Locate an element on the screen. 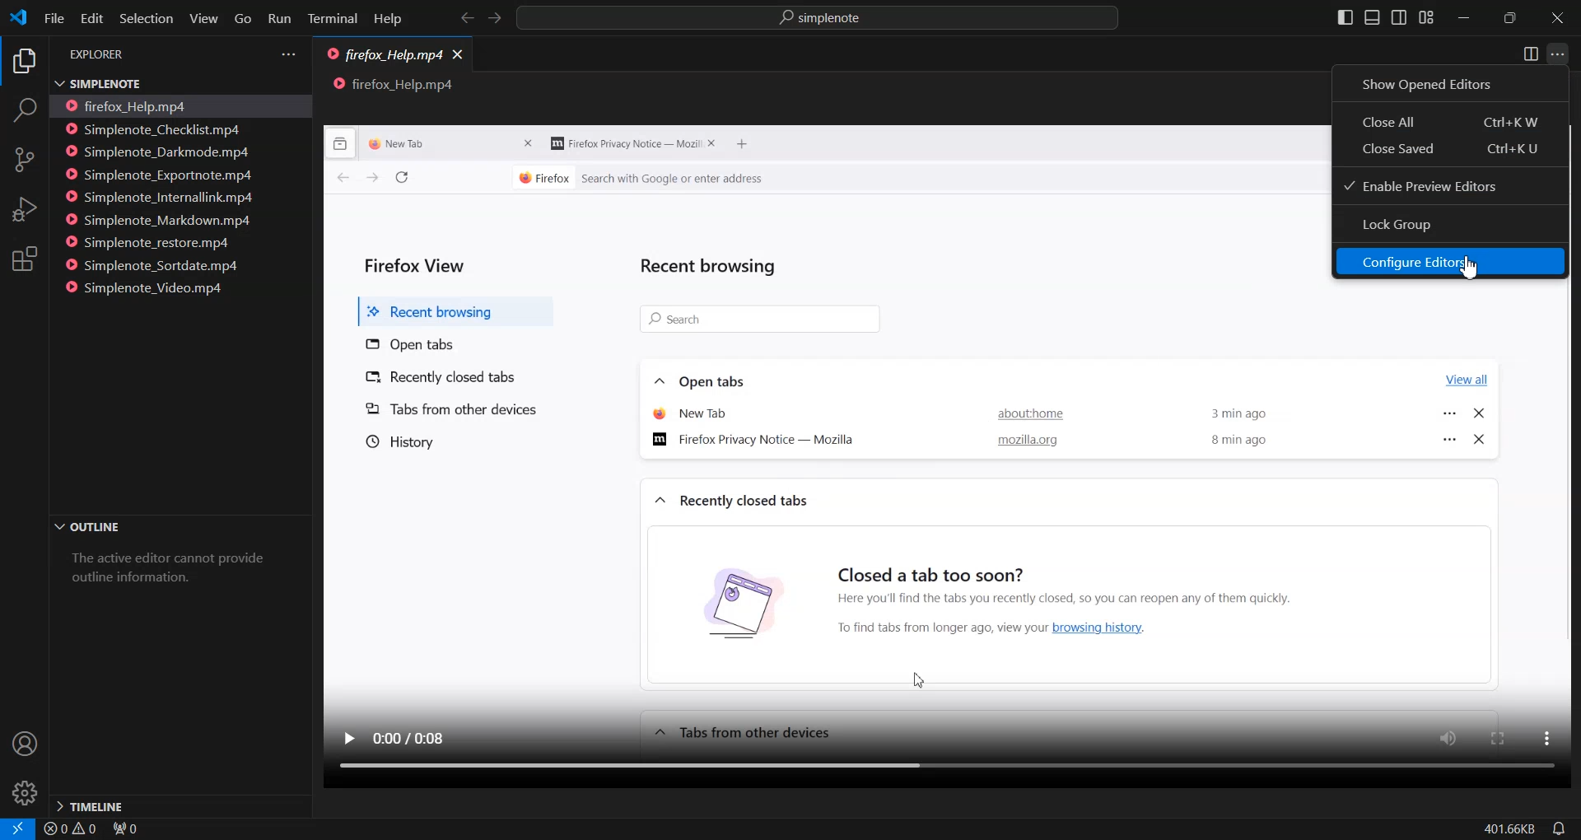  history is located at coordinates (398, 441).